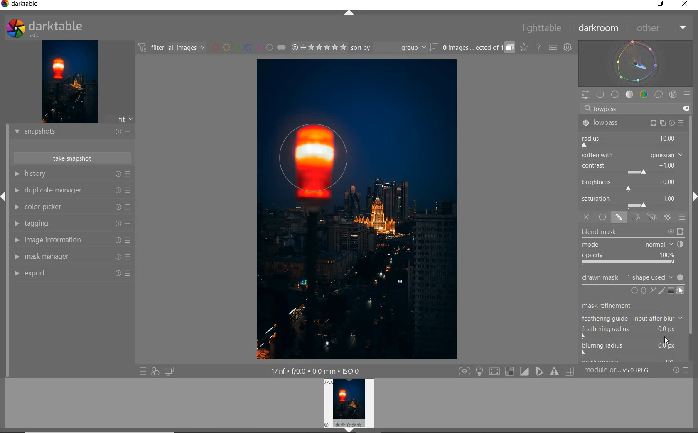 Image resolution: width=698 pixels, height=433 pixels. Describe the element at coordinates (683, 217) in the screenshot. I see `BLENDING OPTIONS` at that location.